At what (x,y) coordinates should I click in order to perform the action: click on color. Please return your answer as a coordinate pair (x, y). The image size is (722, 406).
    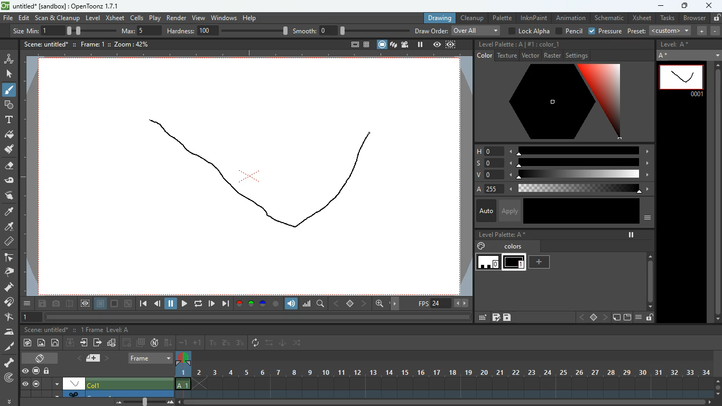
    Looking at the image, I should click on (549, 43).